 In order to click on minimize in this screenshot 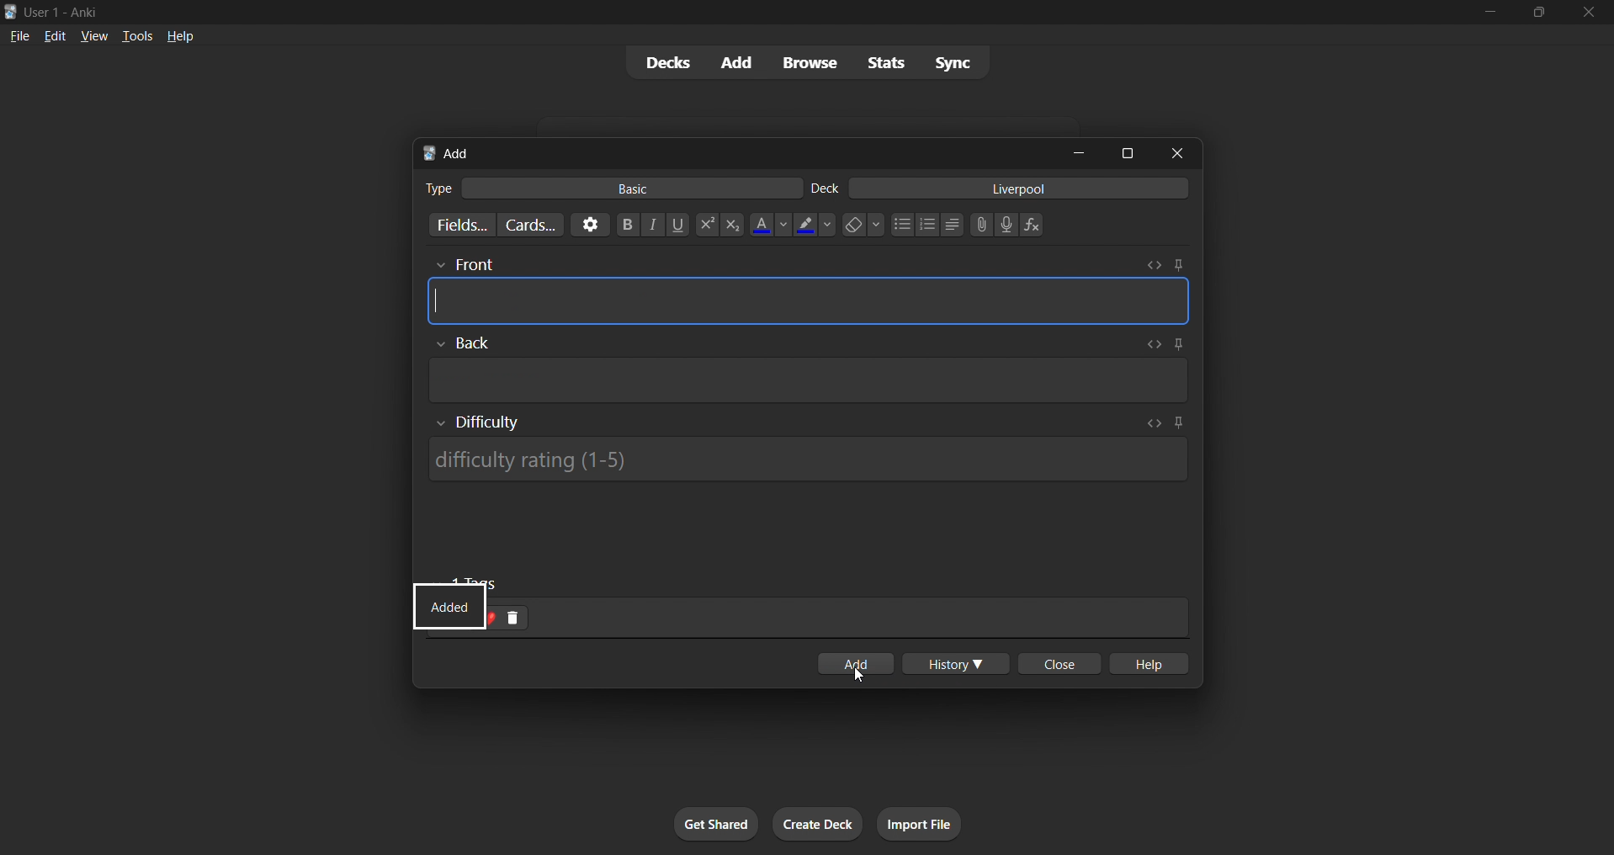, I will do `click(1487, 13)`.